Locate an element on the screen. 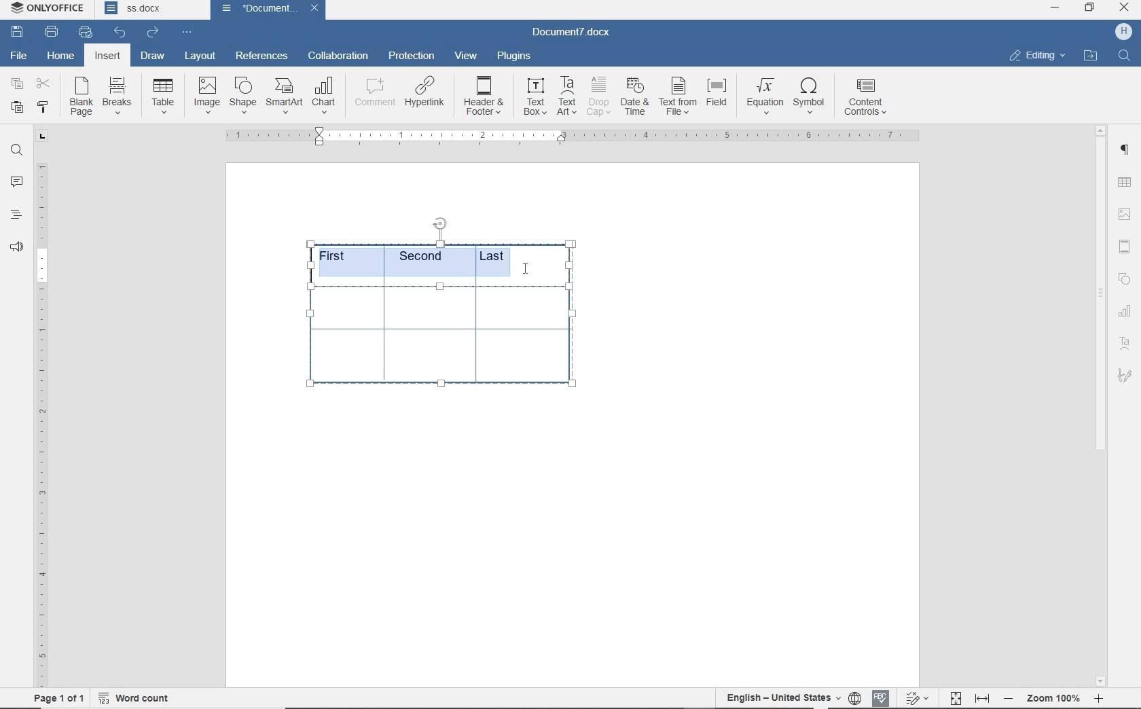  HP is located at coordinates (1122, 31).